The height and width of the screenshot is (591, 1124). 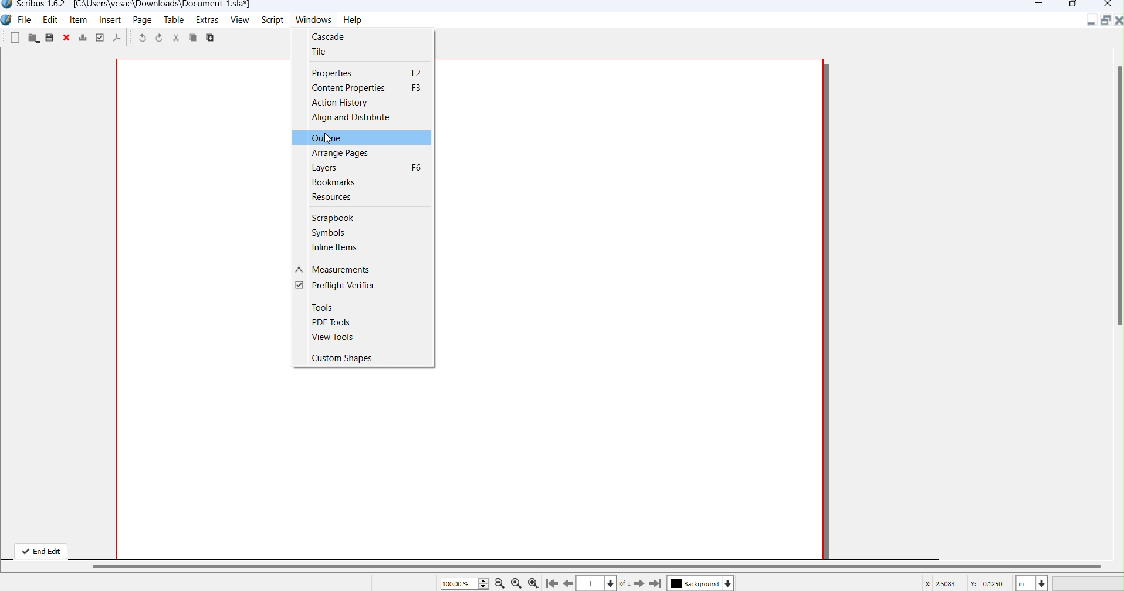 What do you see at coordinates (1117, 21) in the screenshot?
I see `Close` at bounding box center [1117, 21].